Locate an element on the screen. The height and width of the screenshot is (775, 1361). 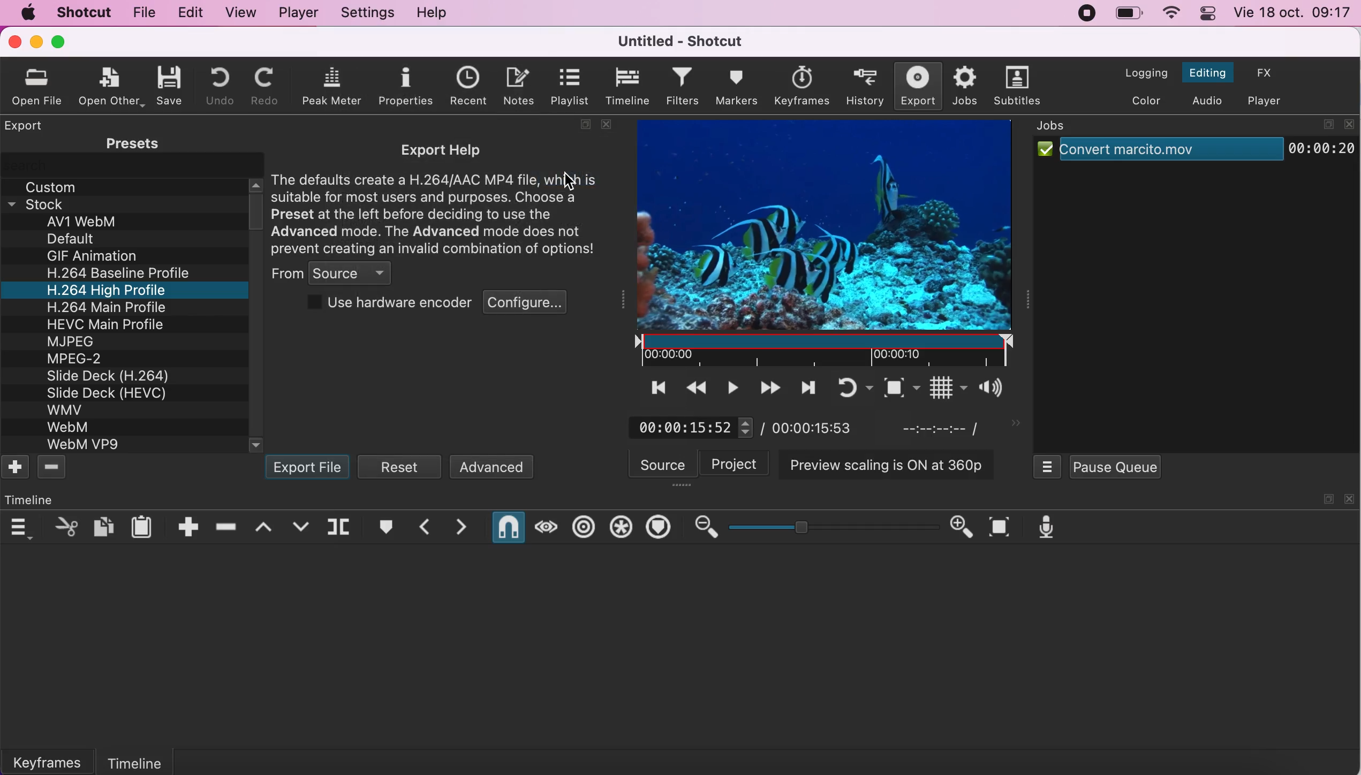
Slide Deck (HEVC) is located at coordinates (113, 393).